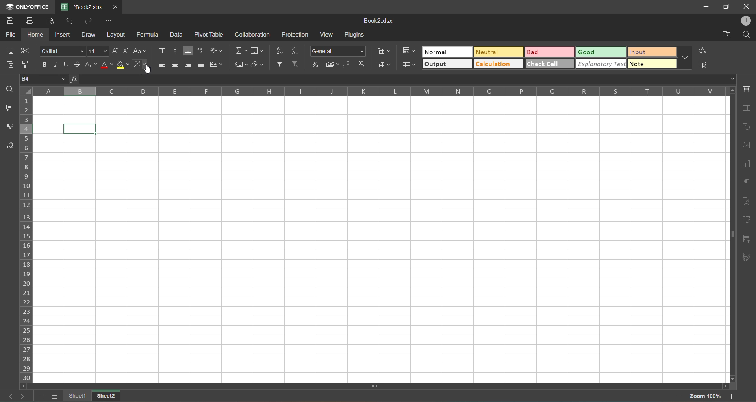 This screenshot has height=402, width=756. Describe the element at coordinates (349, 66) in the screenshot. I see `decrease decimal` at that location.